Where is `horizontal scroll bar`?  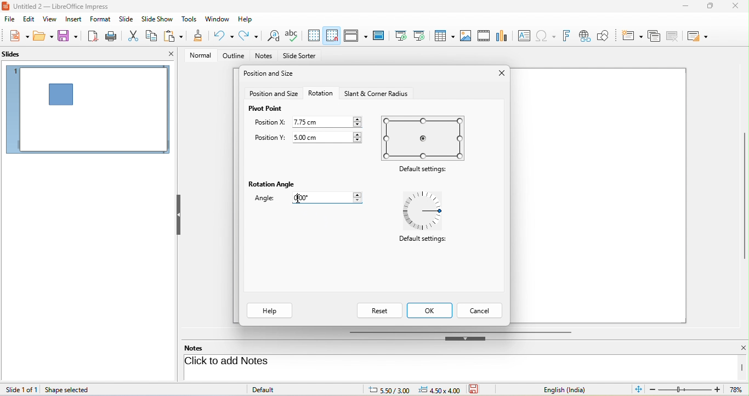
horizontal scroll bar is located at coordinates (460, 331).